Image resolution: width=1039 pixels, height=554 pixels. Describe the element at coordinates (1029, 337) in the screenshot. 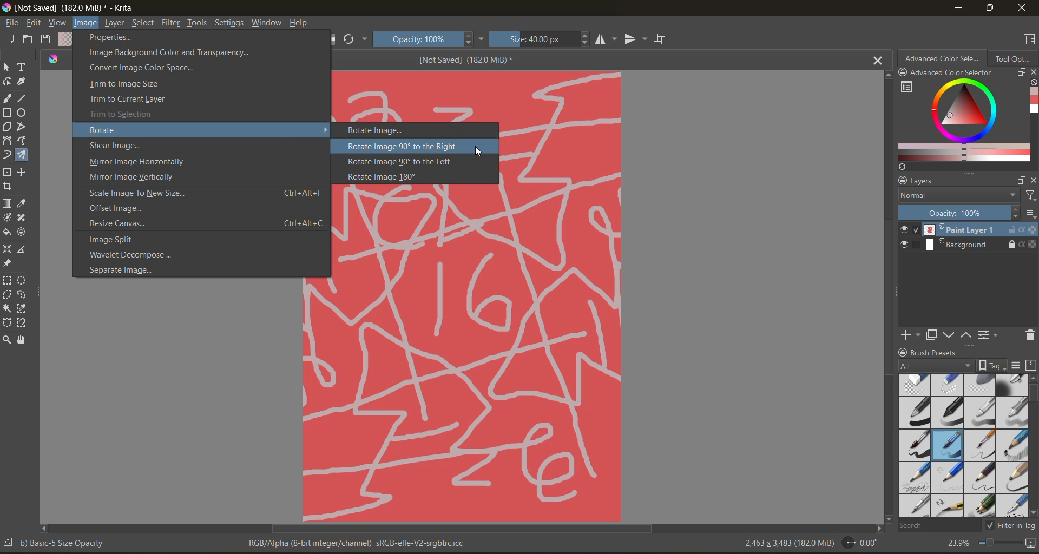

I see `delete layer` at that location.